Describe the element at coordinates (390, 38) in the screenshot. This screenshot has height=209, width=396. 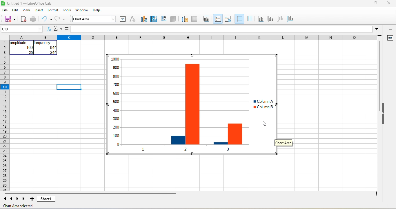
I see `properties` at that location.